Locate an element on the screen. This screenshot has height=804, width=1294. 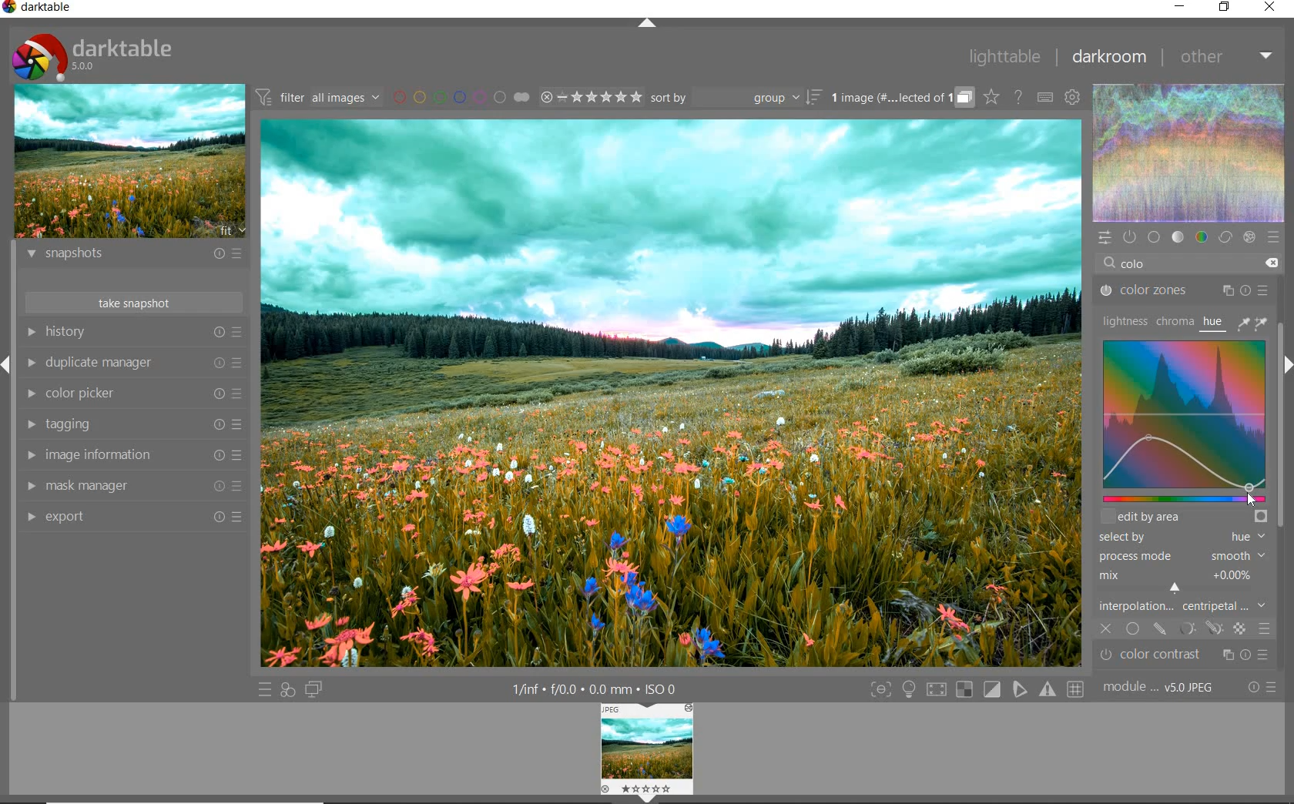
presets is located at coordinates (1272, 237).